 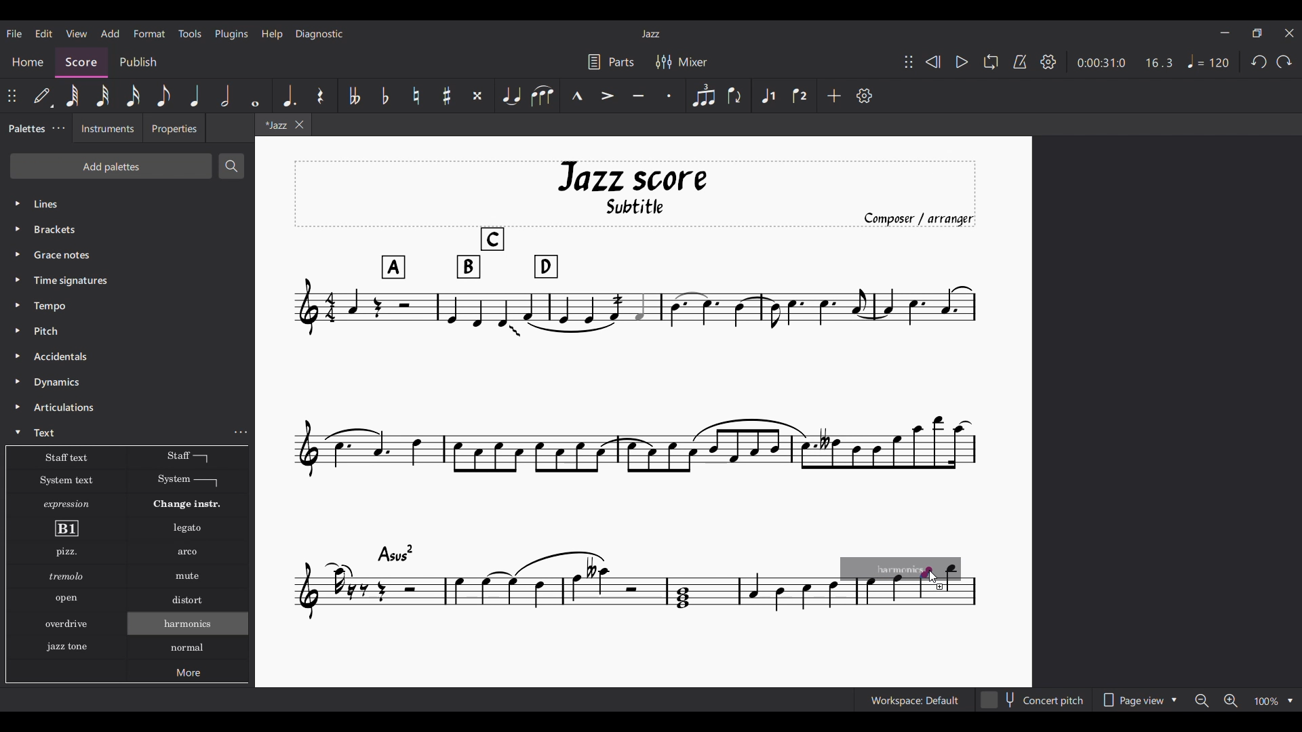 What do you see at coordinates (102, 96) in the screenshot?
I see `32nd note` at bounding box center [102, 96].